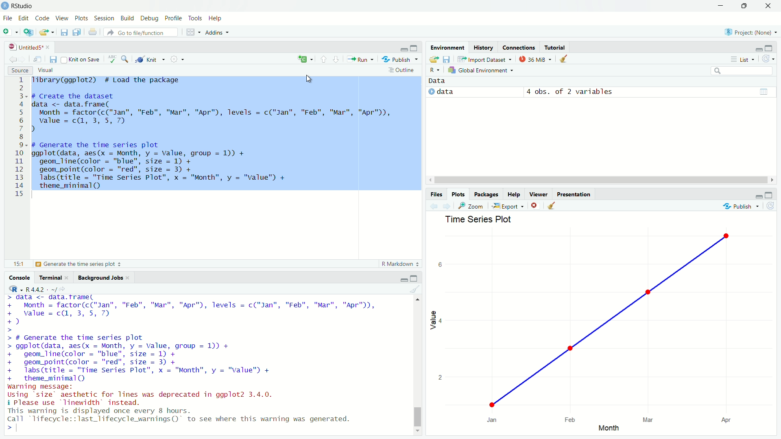 The width and height of the screenshot is (781, 439). Describe the element at coordinates (82, 265) in the screenshot. I see `generate the time series plot` at that location.